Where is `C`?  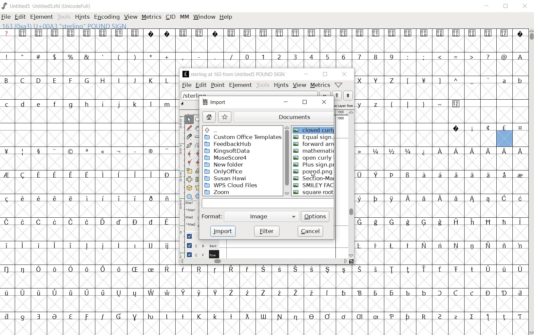
C is located at coordinates (23, 81).